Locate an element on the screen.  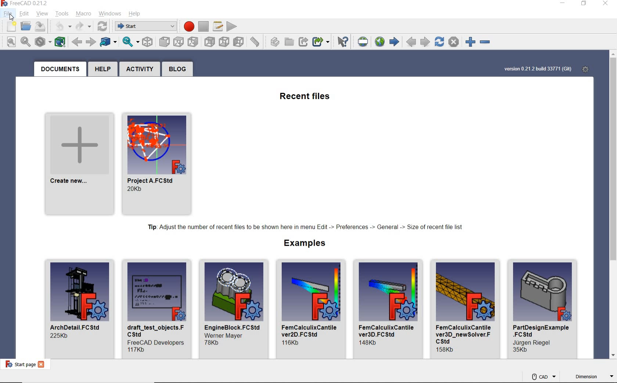
FORWARD is located at coordinates (90, 41).